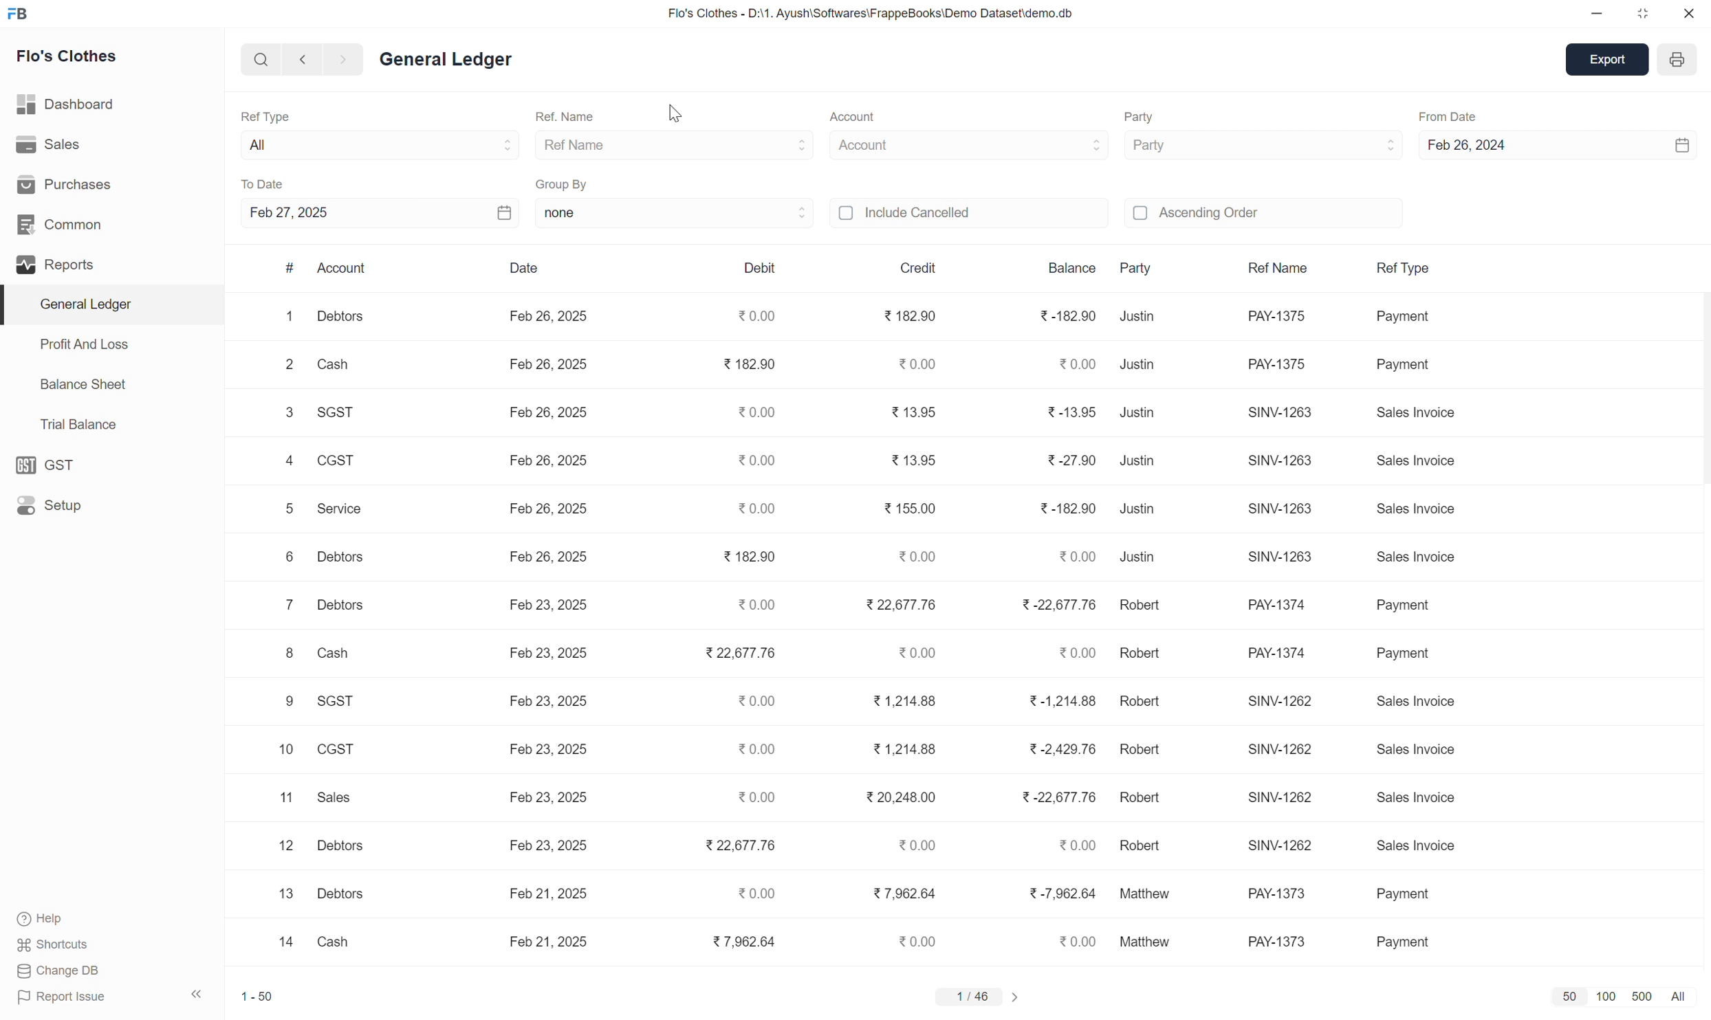  Describe the element at coordinates (565, 116) in the screenshot. I see `ref name` at that location.